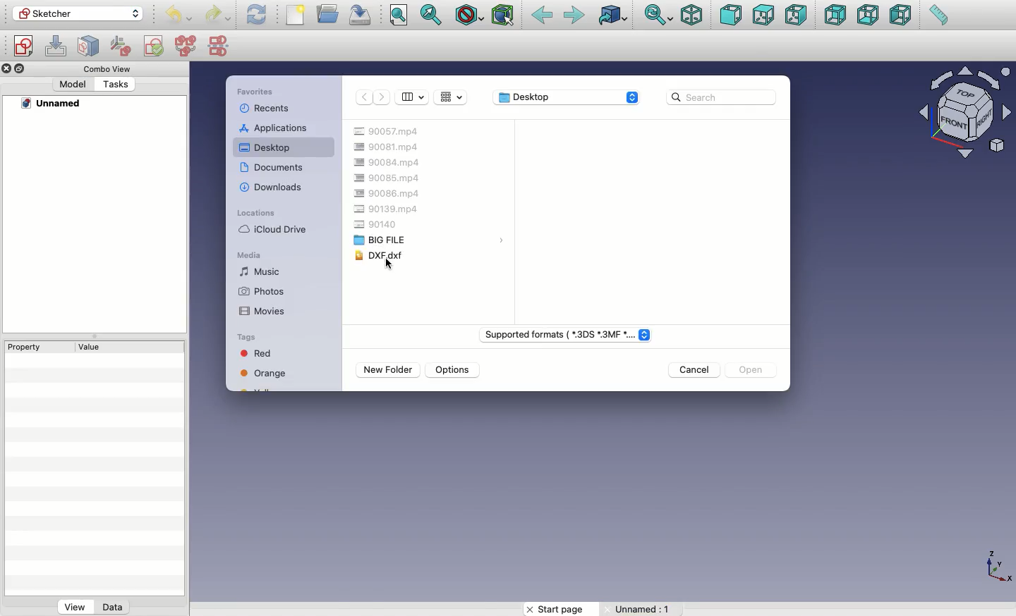  I want to click on Isometric, so click(691, 16).